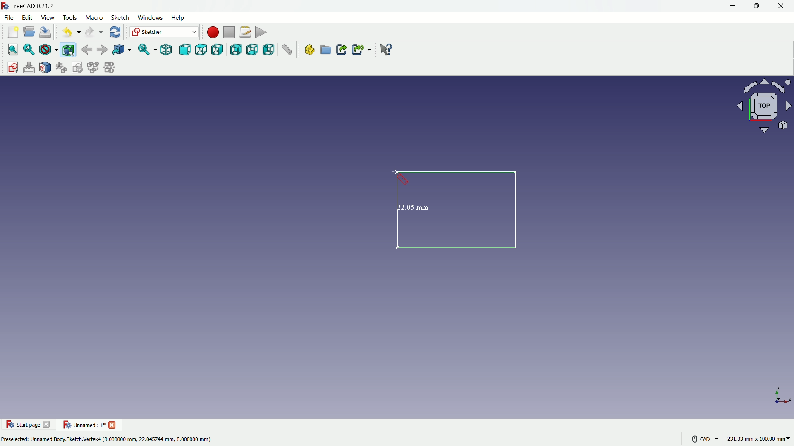  Describe the element at coordinates (163, 50) in the screenshot. I see `isometric view` at that location.